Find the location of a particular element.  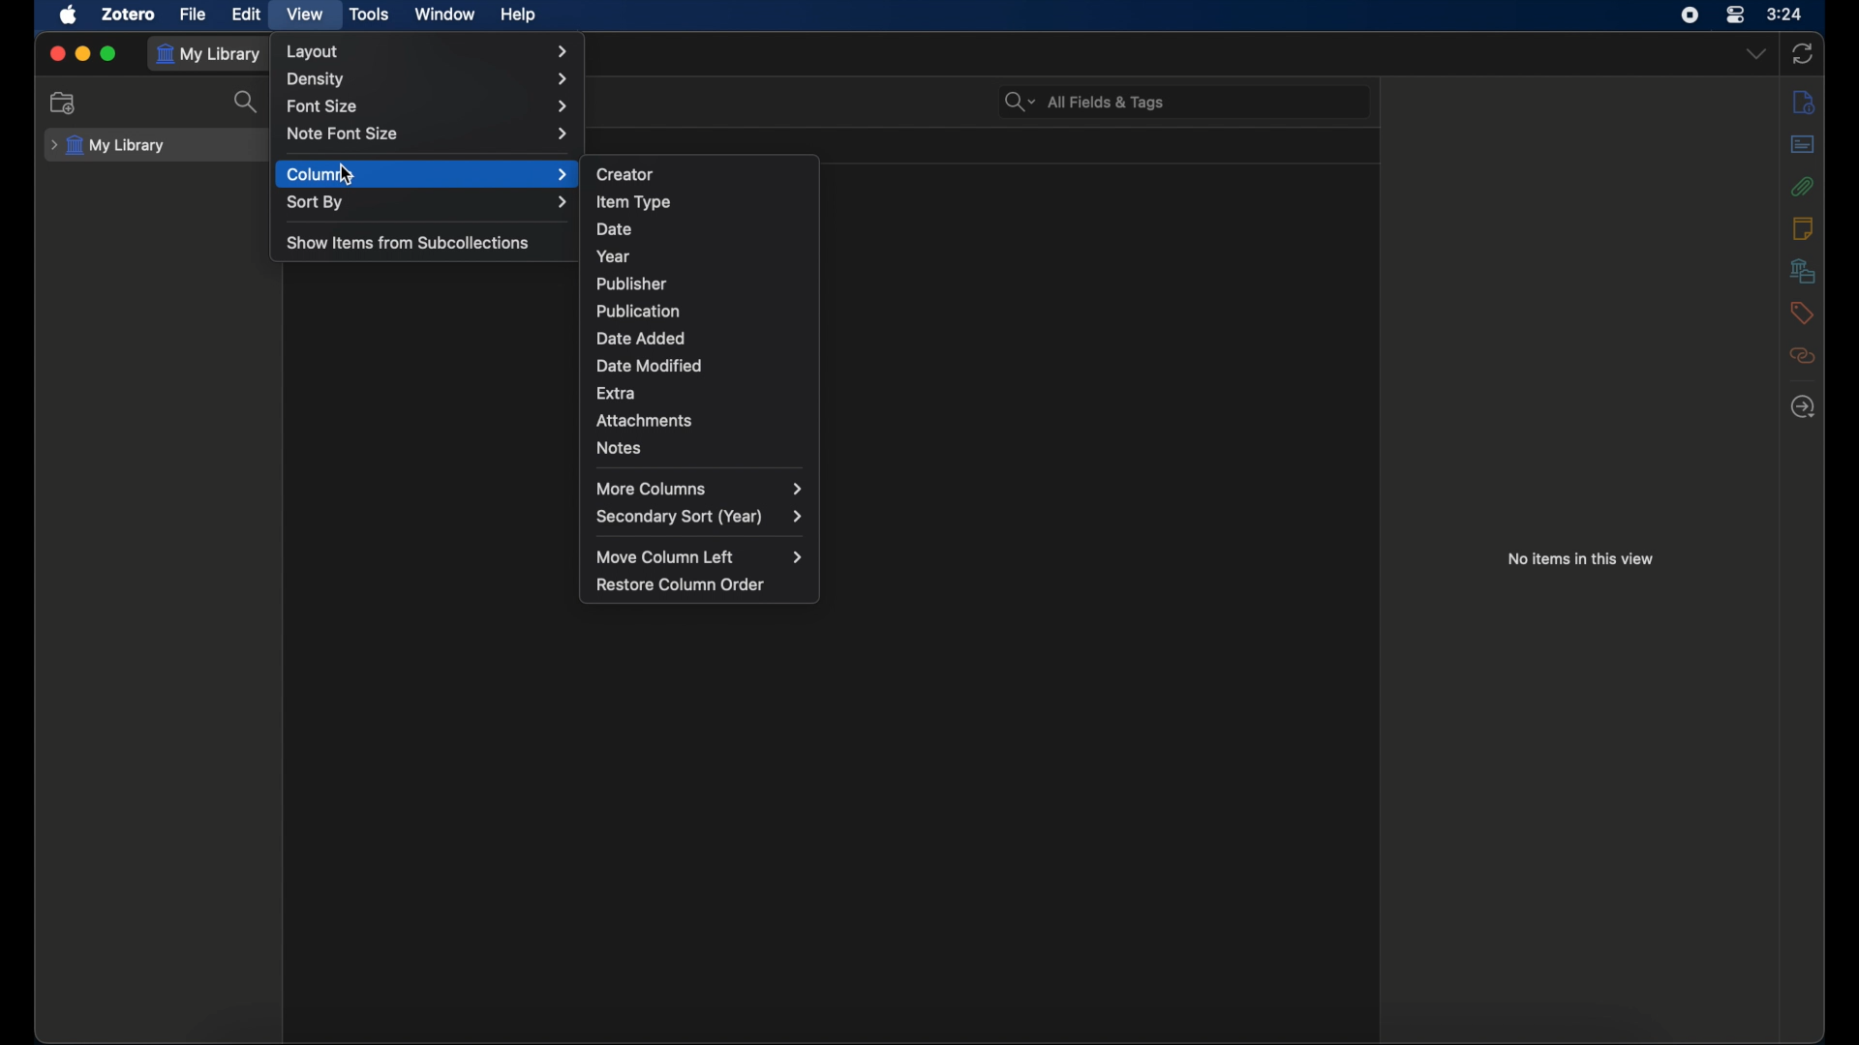

secondary sort is located at coordinates (702, 517).